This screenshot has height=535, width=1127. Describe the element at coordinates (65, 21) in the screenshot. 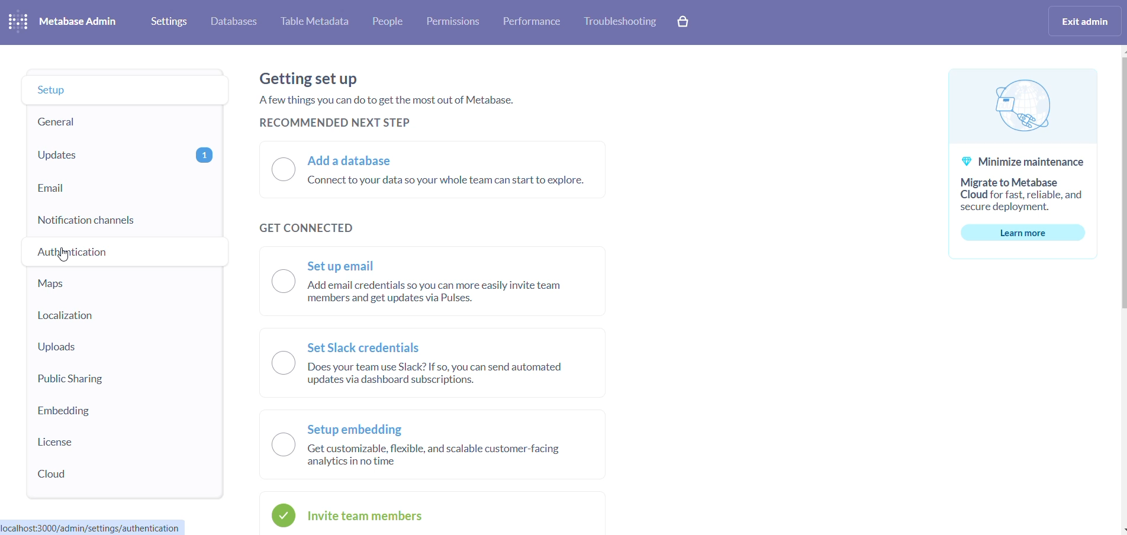

I see `logo and heading` at that location.